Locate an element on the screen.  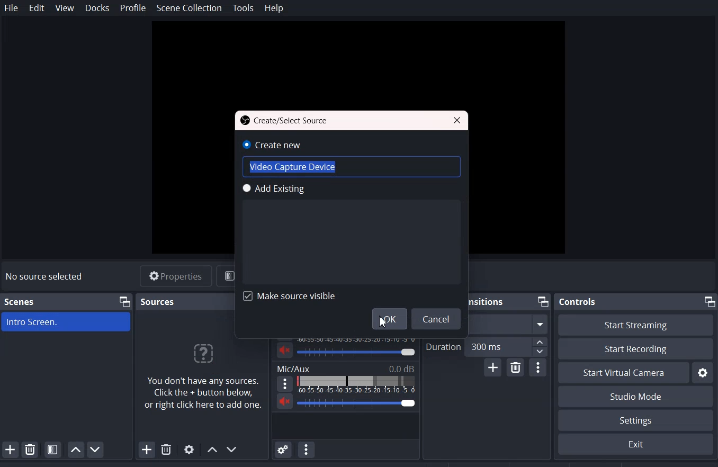
Settings is located at coordinates (703, 372).